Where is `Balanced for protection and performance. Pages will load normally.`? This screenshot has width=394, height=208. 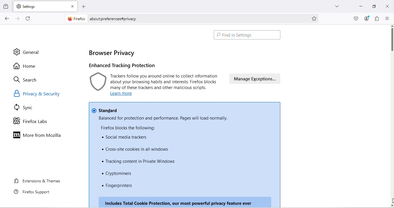
Balanced for protection and performance. Pages will load normally. is located at coordinates (163, 118).